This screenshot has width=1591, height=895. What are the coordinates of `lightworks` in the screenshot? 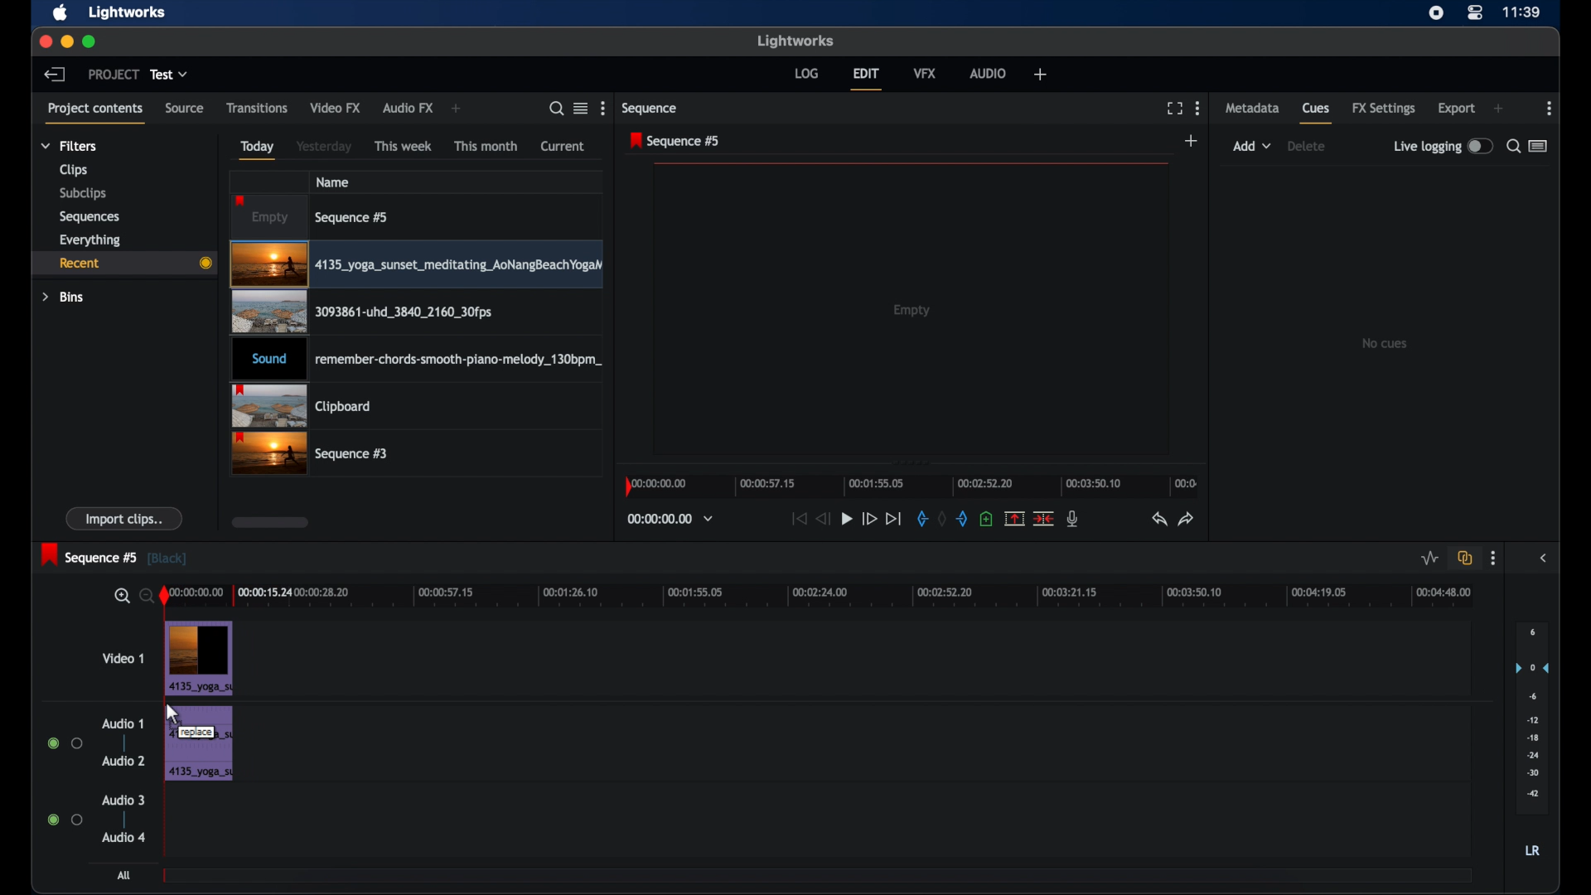 It's located at (797, 41).